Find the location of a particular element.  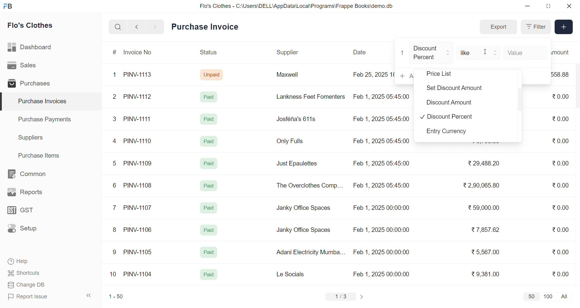

Entry Currency is located at coordinates (449, 132).